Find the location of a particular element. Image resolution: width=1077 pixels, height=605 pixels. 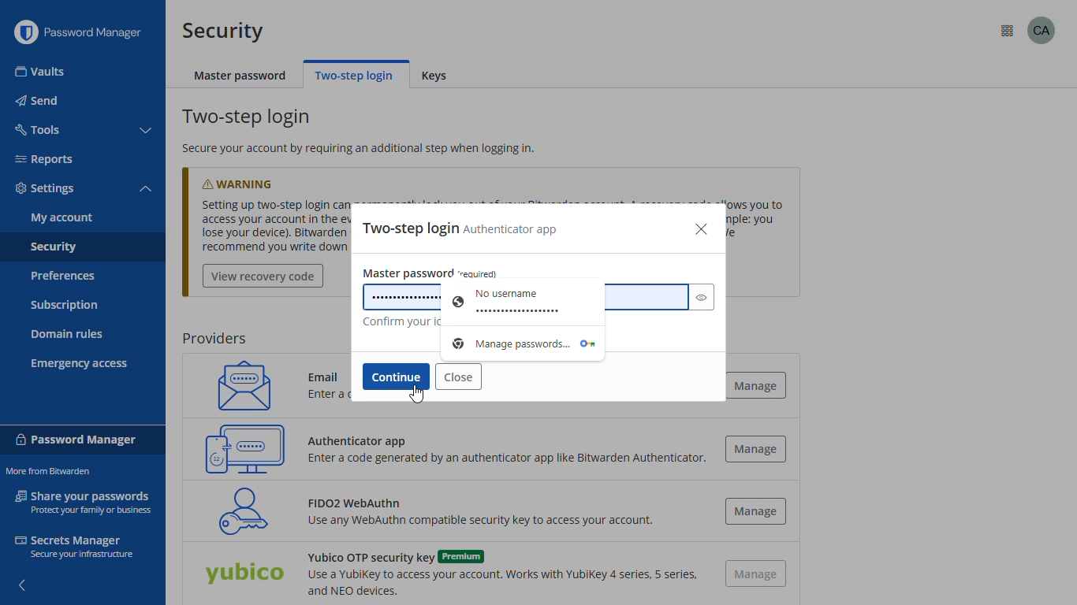

subscription is located at coordinates (65, 306).